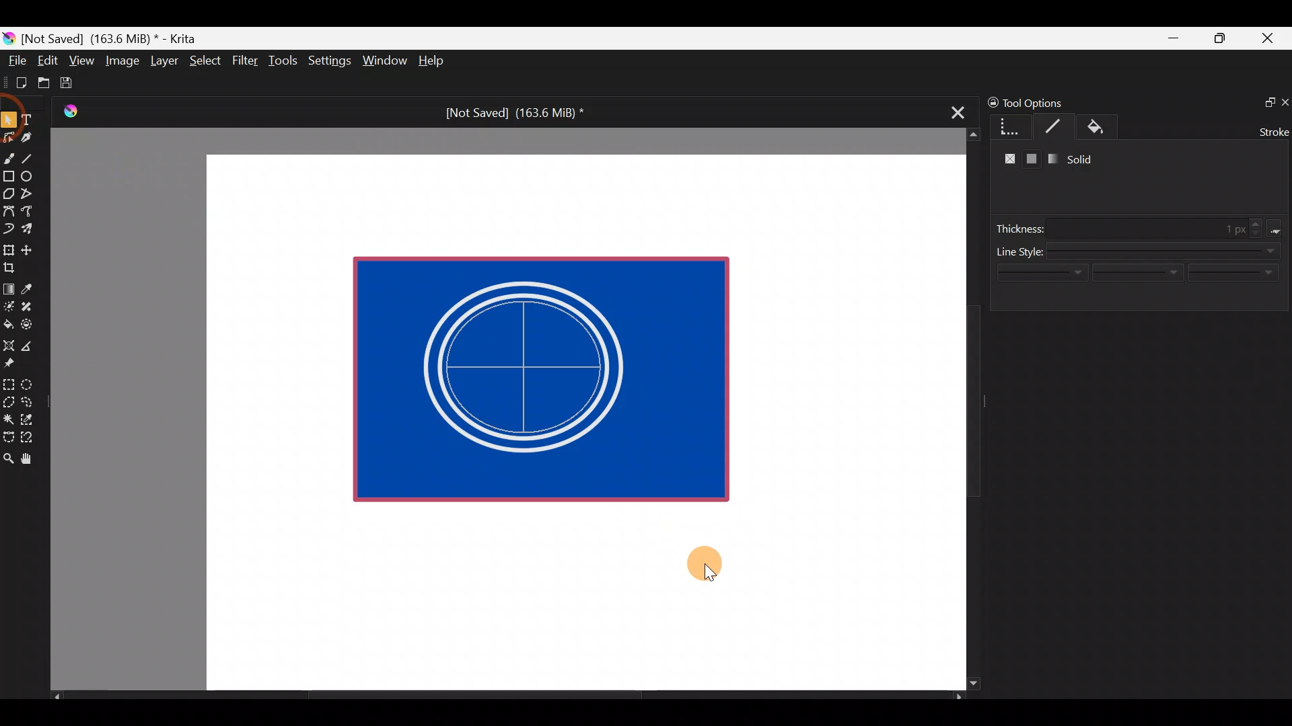 The height and width of the screenshot is (726, 1292). Describe the element at coordinates (11, 382) in the screenshot. I see `Rectangular selection tool` at that location.